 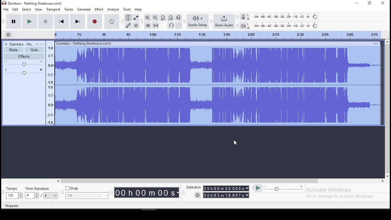 I want to click on undo, so click(x=170, y=25).